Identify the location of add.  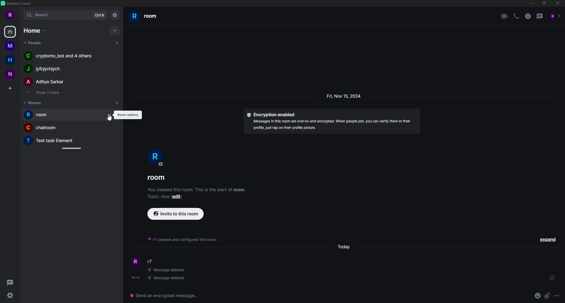
(117, 42).